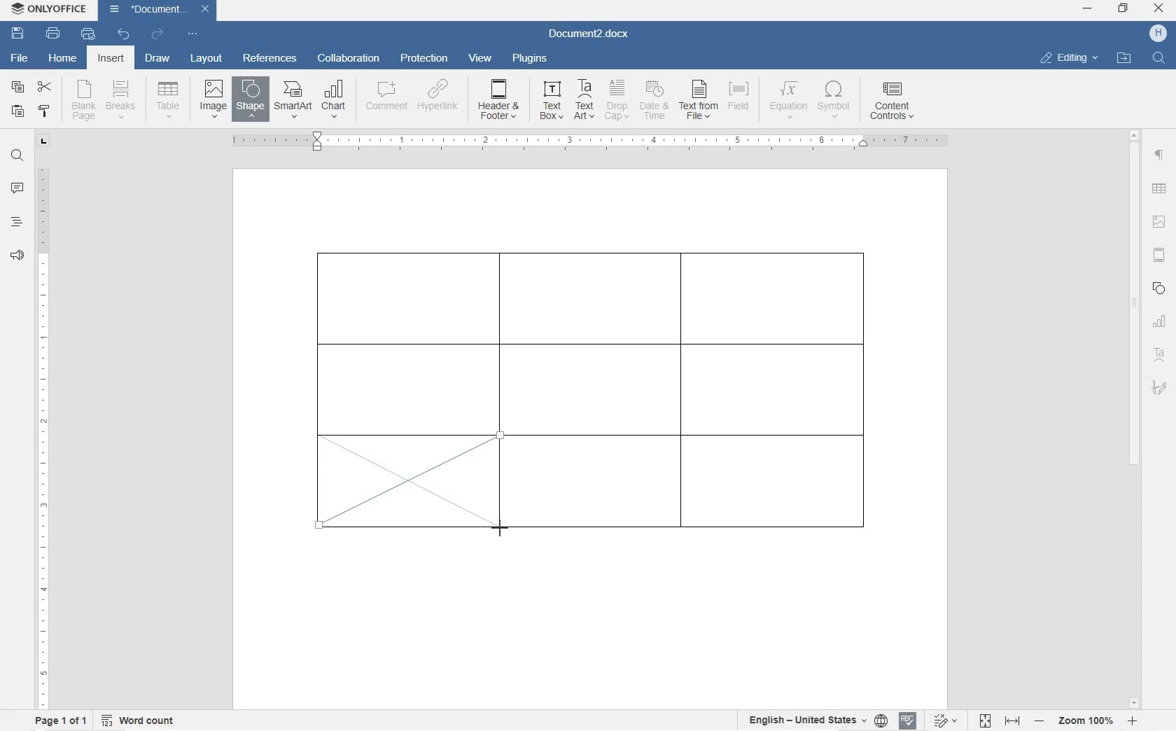 This screenshot has width=1176, height=731. Describe the element at coordinates (700, 102) in the screenshot. I see `TEXT FROM FILE` at that location.